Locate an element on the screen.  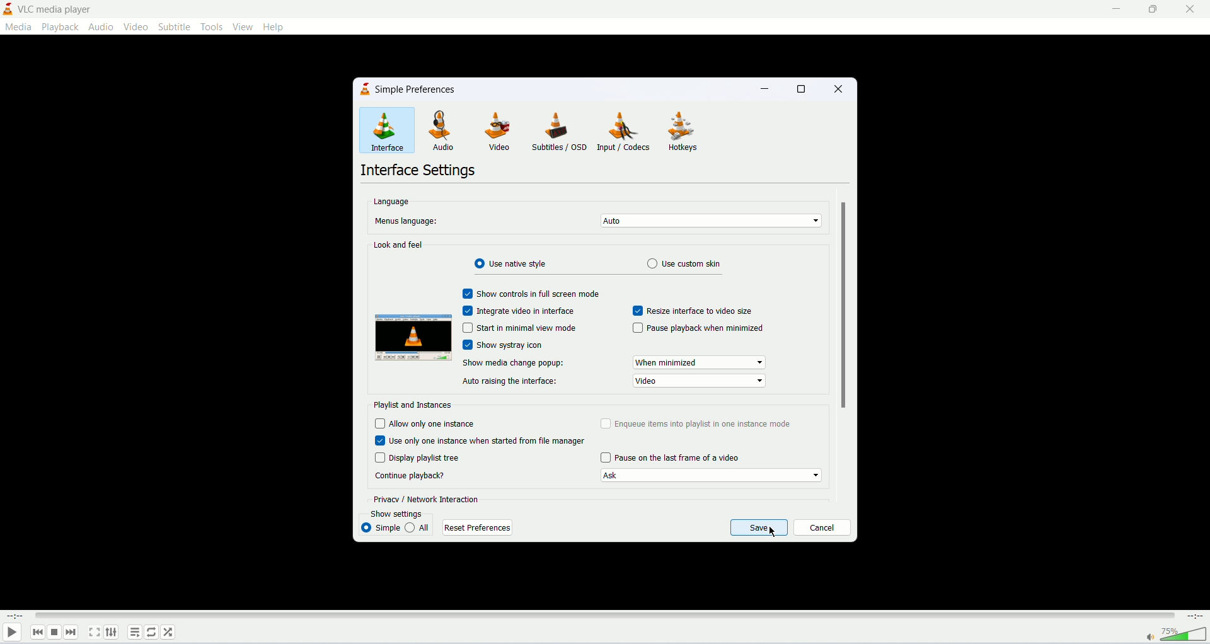
previous is located at coordinates (39, 634).